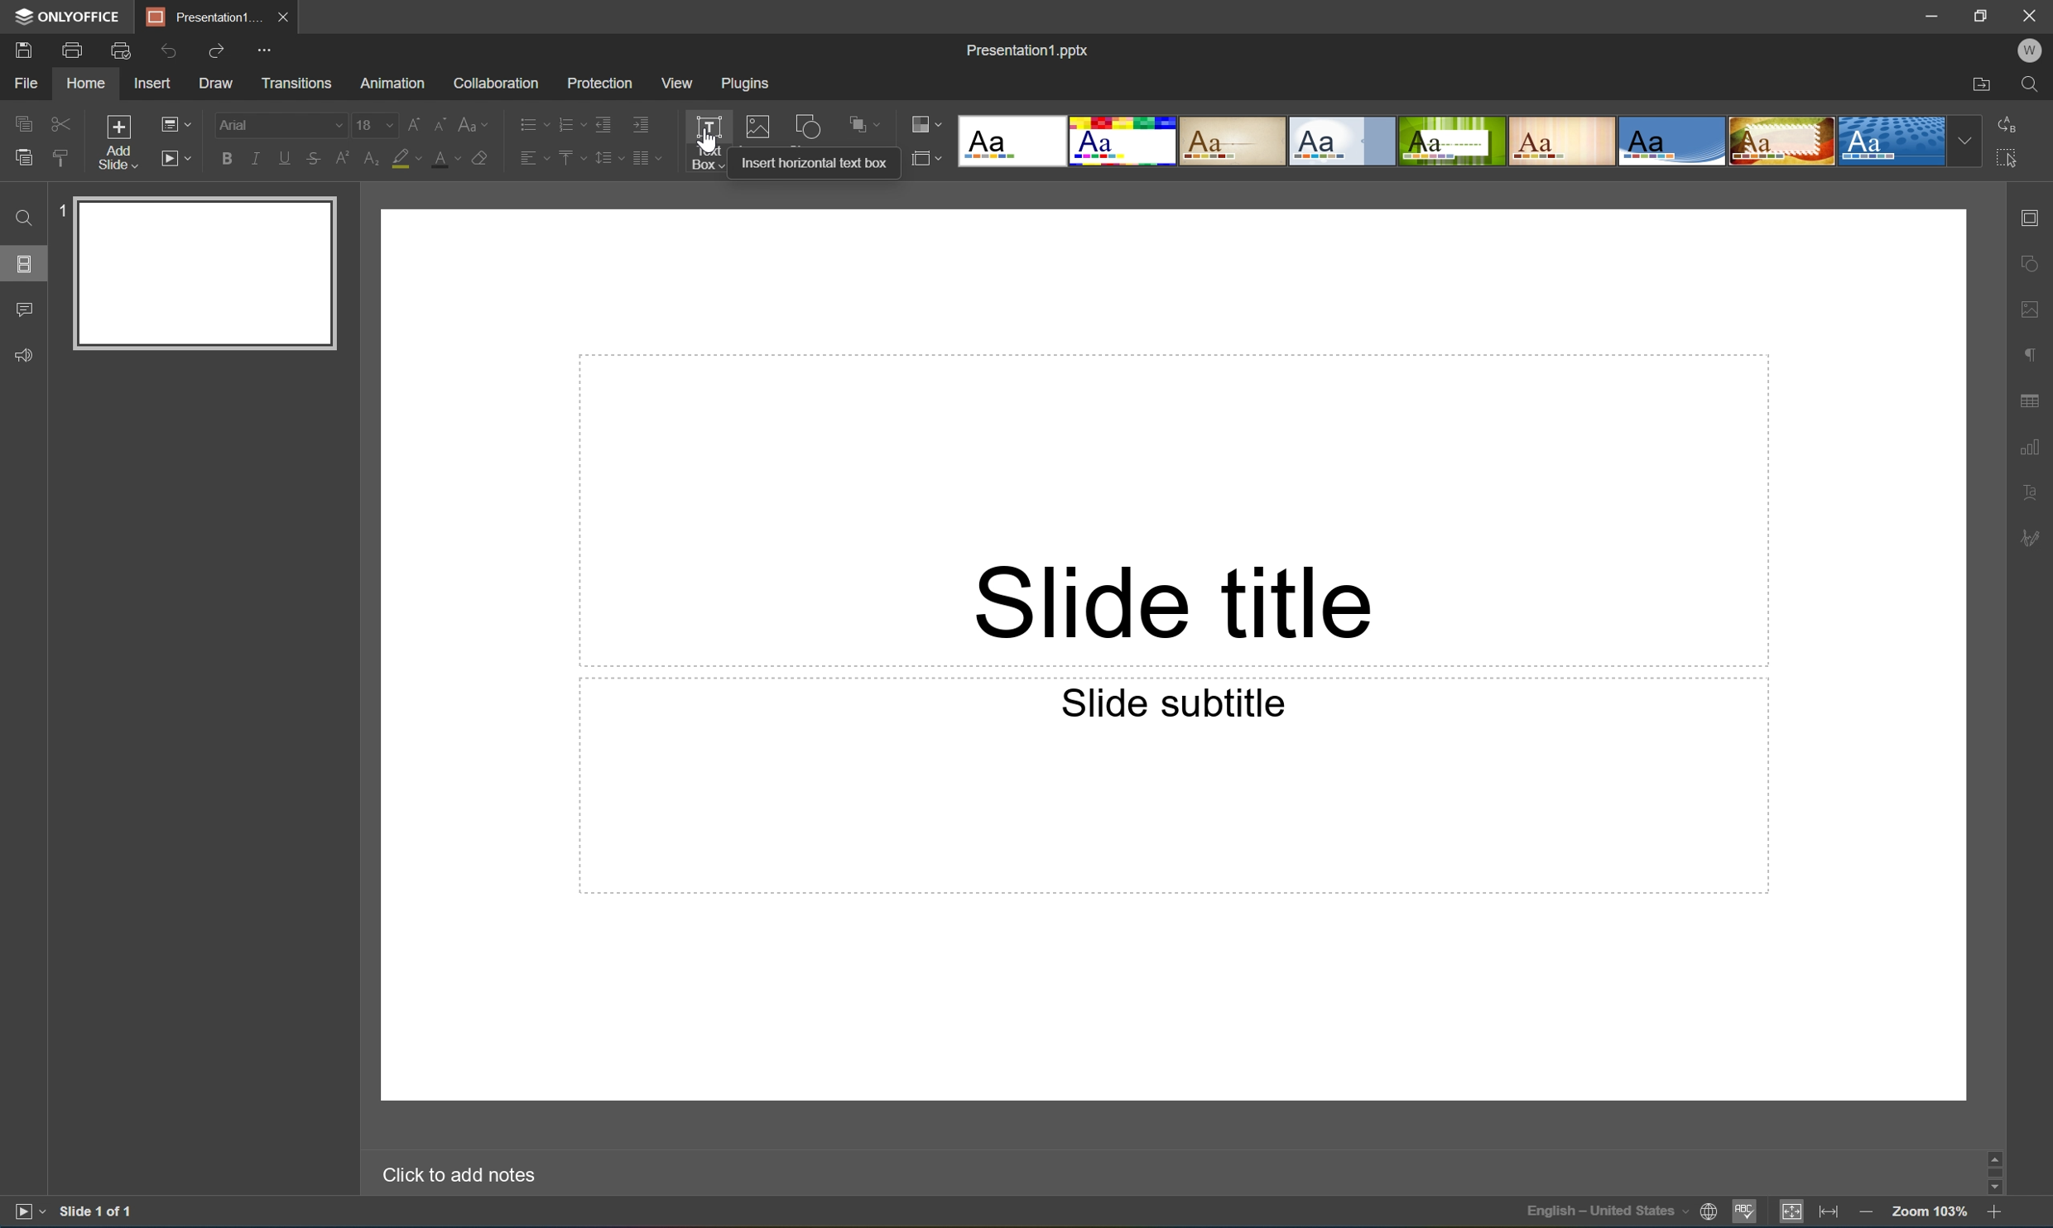 The width and height of the screenshot is (2053, 1228). What do you see at coordinates (869, 125) in the screenshot?
I see `Arrange shape` at bounding box center [869, 125].